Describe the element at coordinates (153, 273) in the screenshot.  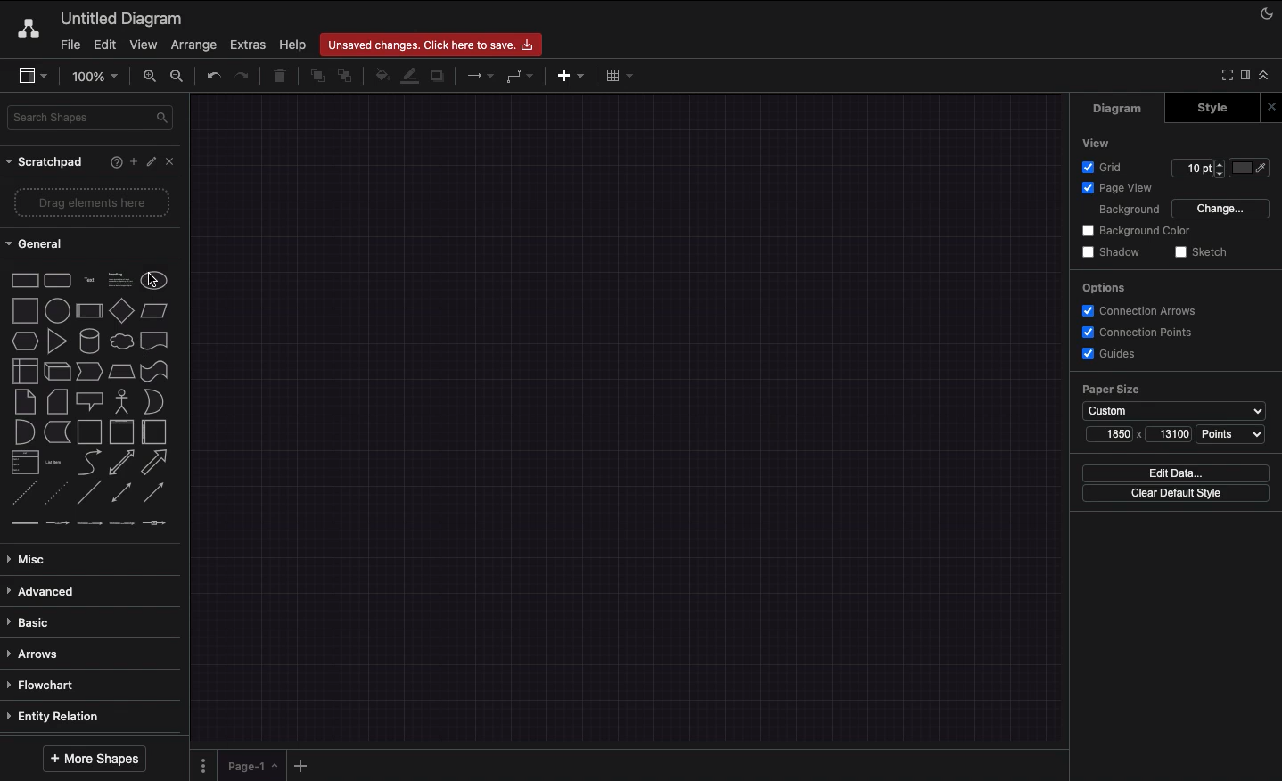
I see `cursor` at that location.